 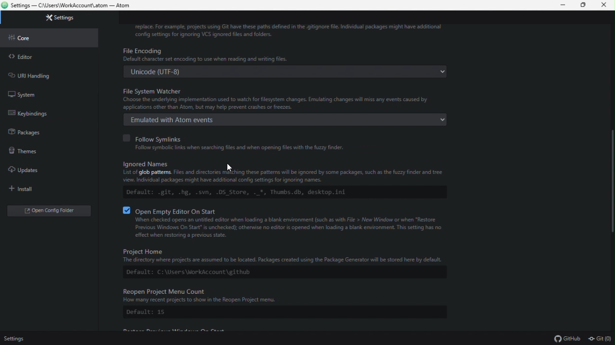 I want to click on ‘Emulated with Atom events v, so click(x=284, y=119).